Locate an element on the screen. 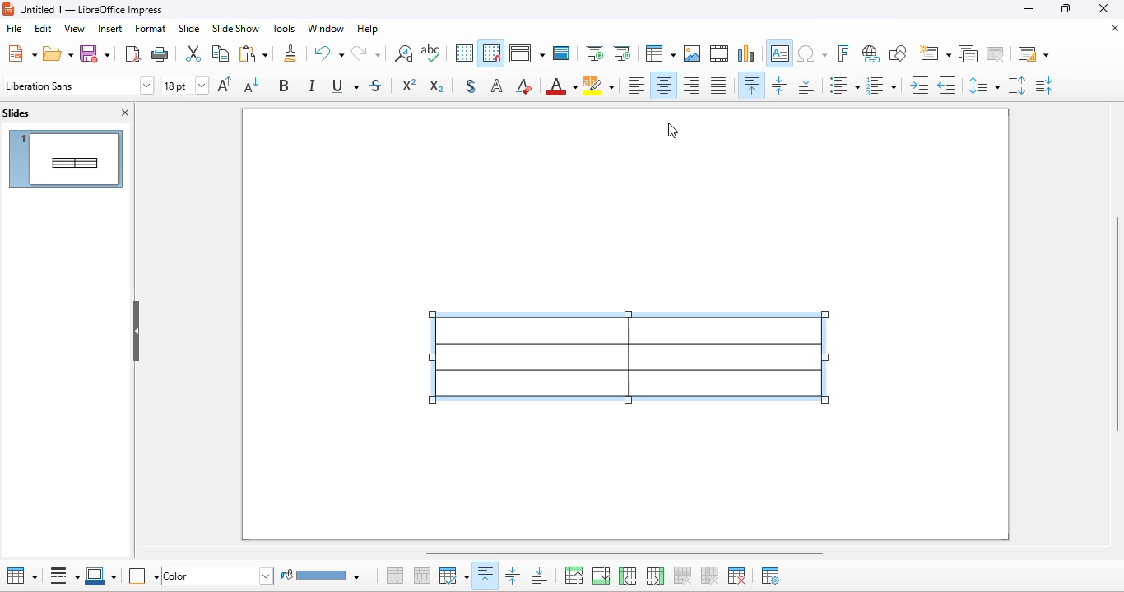  untitled 1 - libreoffice impress is located at coordinates (92, 9).